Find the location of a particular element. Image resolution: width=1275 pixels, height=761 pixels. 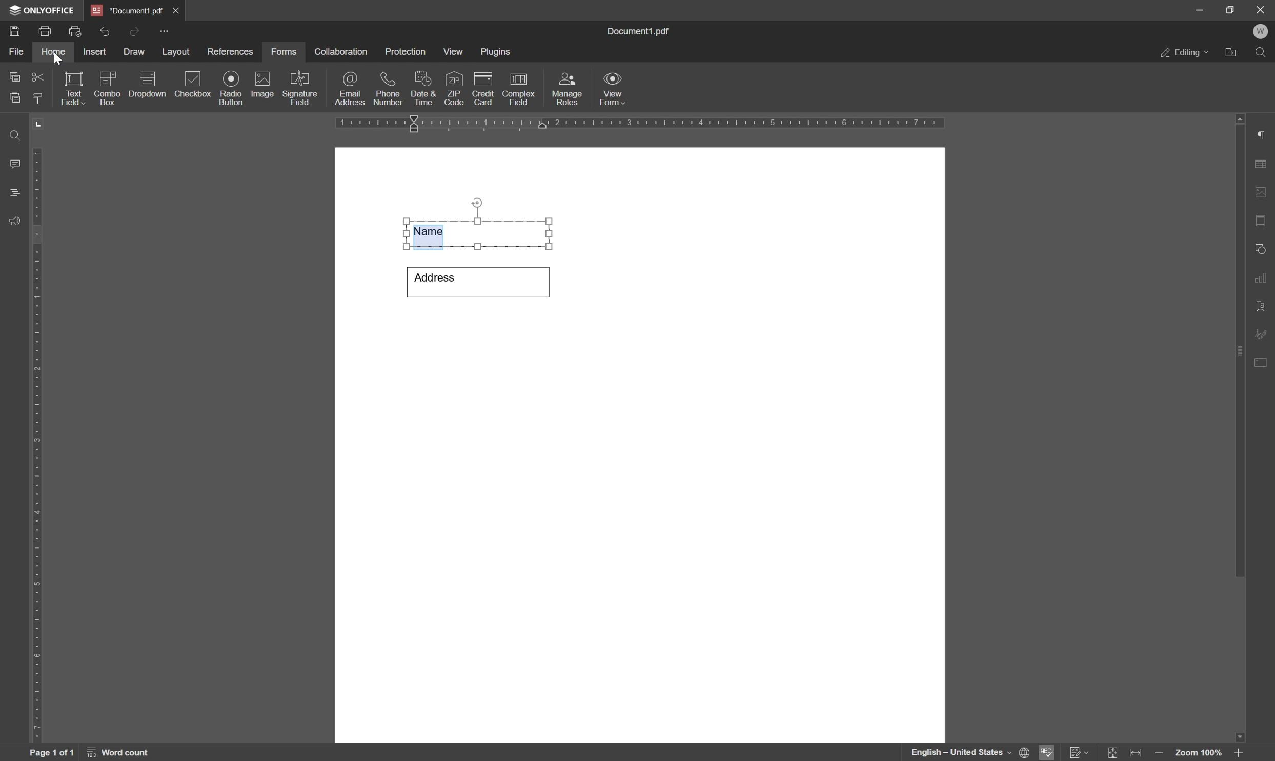

email address is located at coordinates (350, 88).